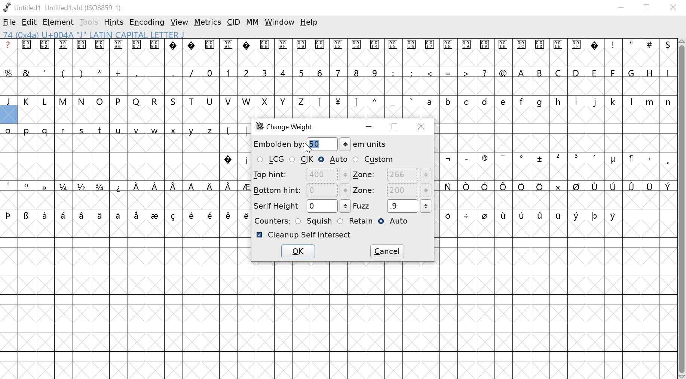 This screenshot has height=379, width=686. I want to click on ELEMENT, so click(59, 22).